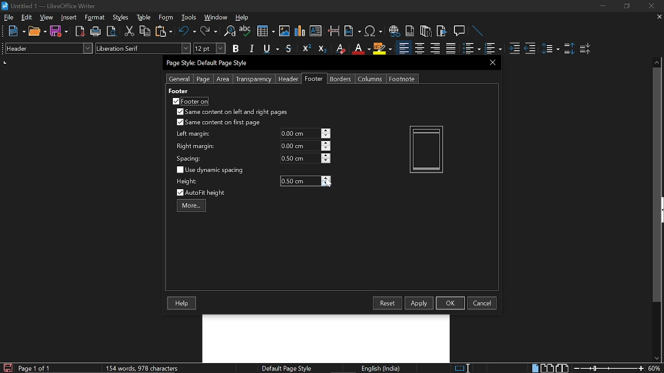 The image size is (664, 373). I want to click on current page Current page, so click(34, 368).